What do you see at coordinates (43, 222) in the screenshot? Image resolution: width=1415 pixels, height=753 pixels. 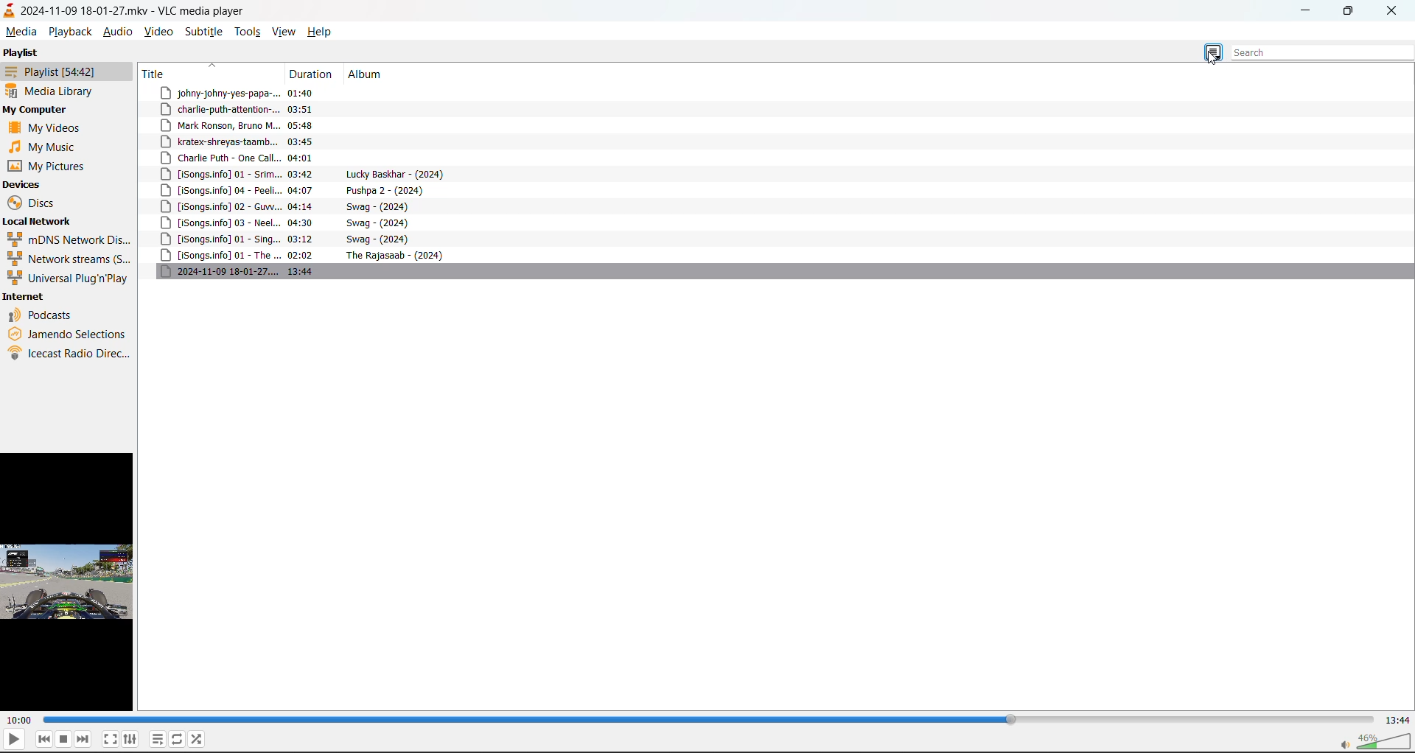 I see `local network` at bounding box center [43, 222].